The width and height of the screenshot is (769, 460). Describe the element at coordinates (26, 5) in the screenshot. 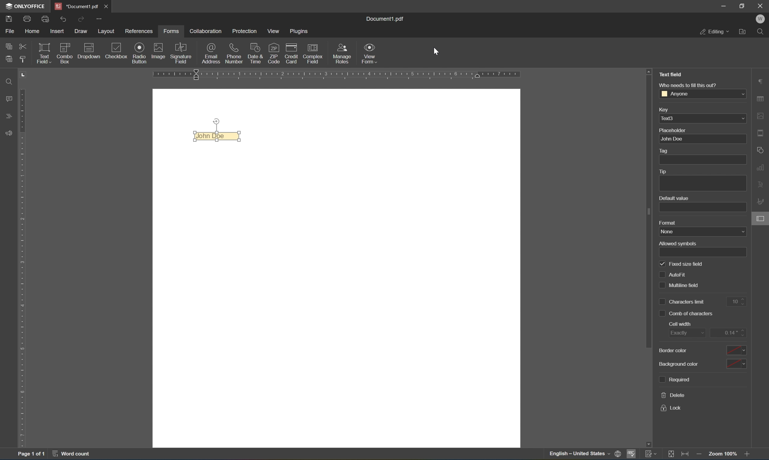

I see `onlyoffice` at that location.